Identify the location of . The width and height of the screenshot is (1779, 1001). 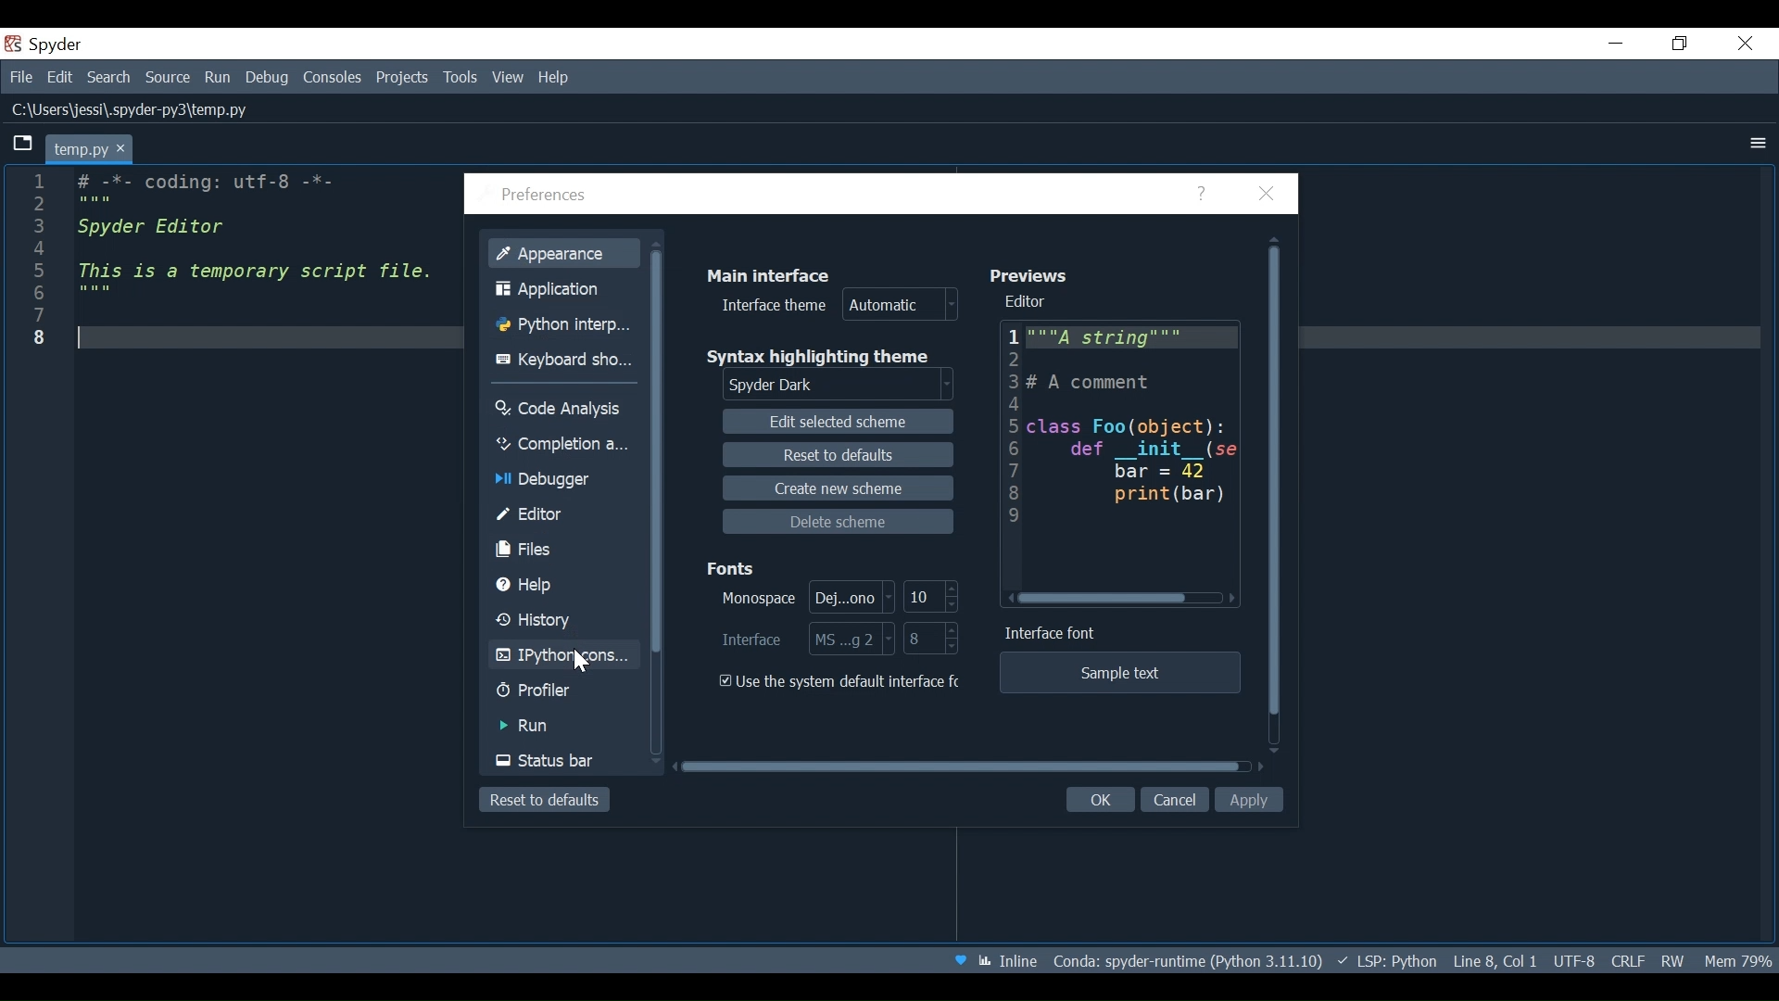
(1755, 142).